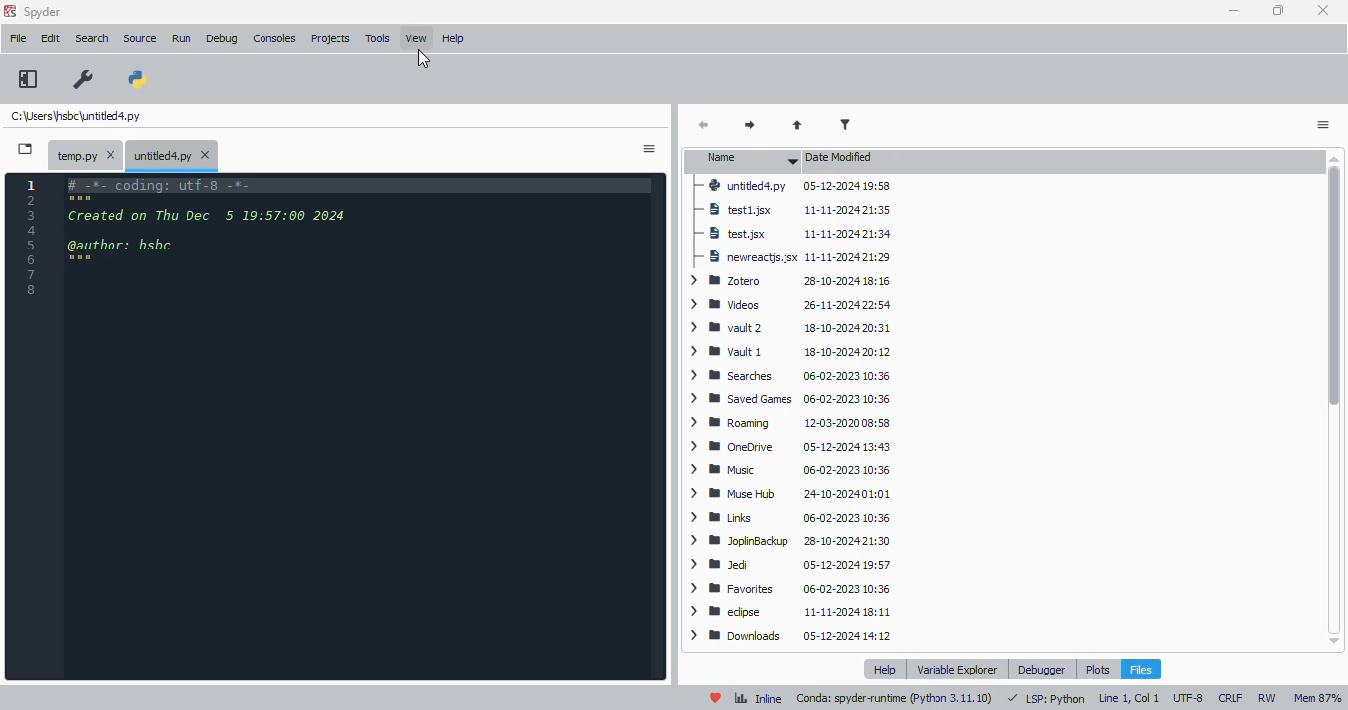 The image size is (1348, 710). Describe the element at coordinates (416, 38) in the screenshot. I see `view` at that location.